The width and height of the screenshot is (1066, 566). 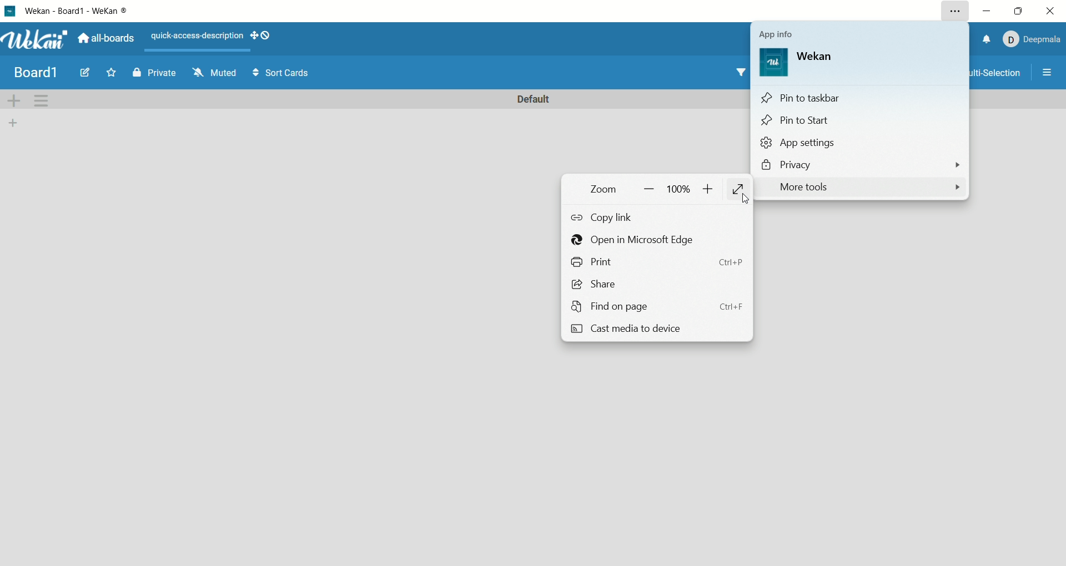 I want to click on pin to task bar, so click(x=861, y=98).